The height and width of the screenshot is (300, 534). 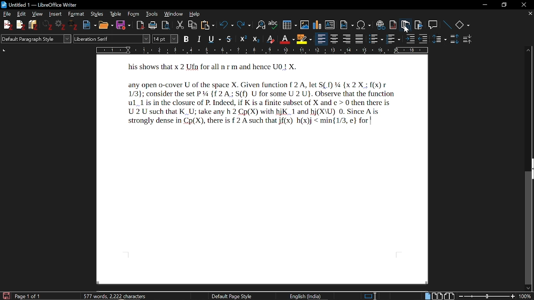 I want to click on untitled 1 - libreoffice writter, so click(x=45, y=5).